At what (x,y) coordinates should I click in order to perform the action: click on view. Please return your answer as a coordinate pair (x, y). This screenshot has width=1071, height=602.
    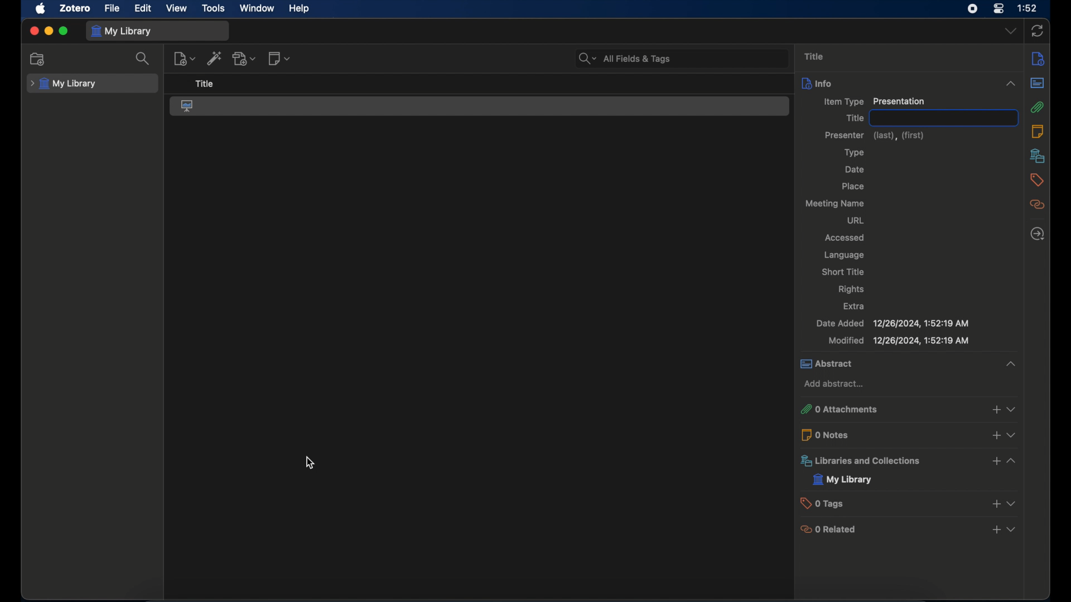
    Looking at the image, I should click on (177, 8).